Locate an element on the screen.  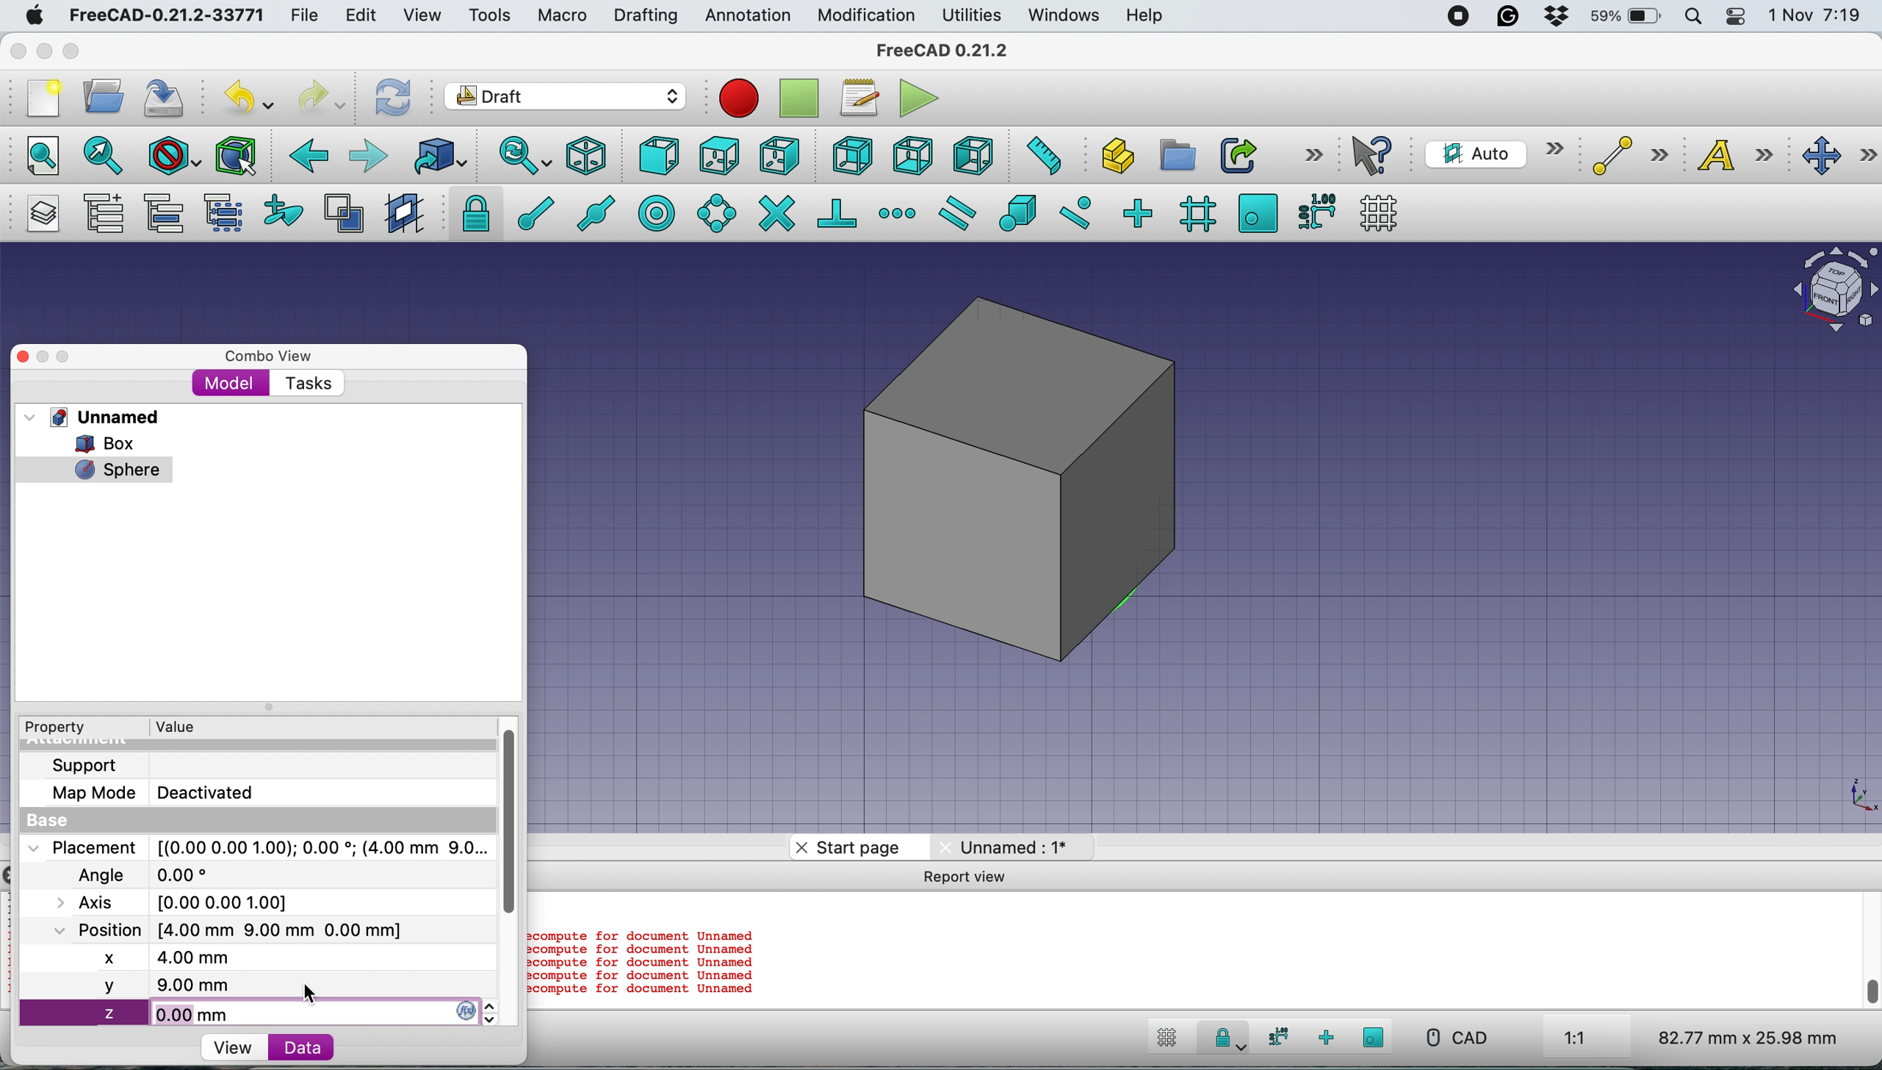
unnamed is located at coordinates (98, 417).